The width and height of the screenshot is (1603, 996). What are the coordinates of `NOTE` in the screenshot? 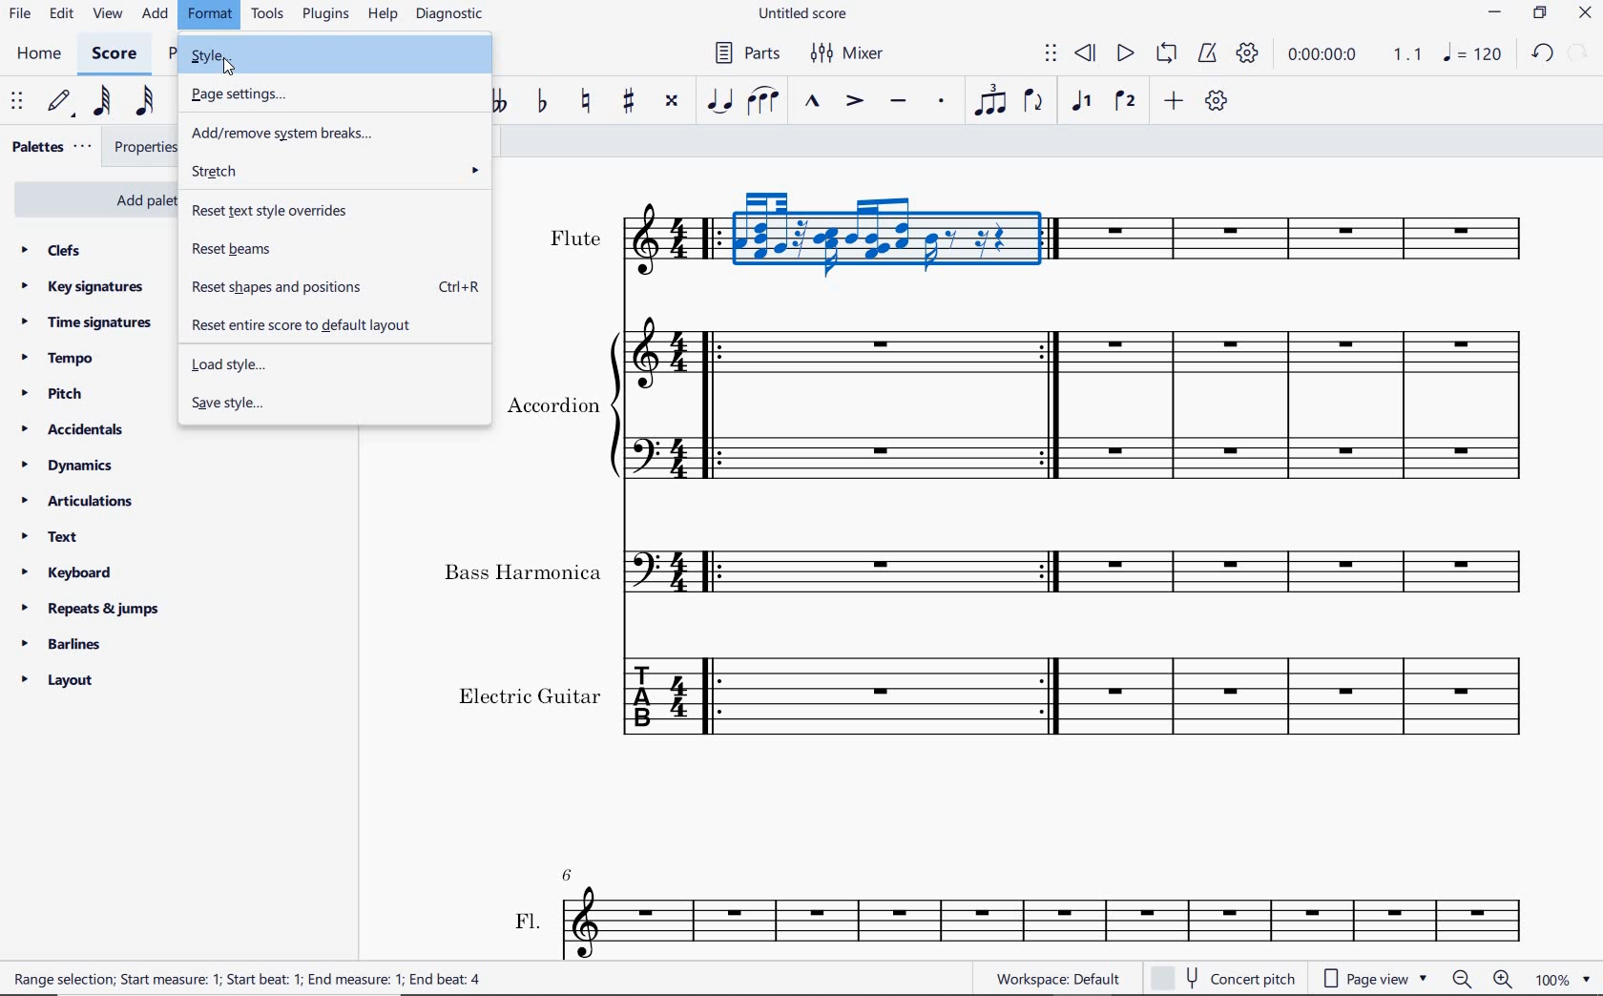 It's located at (1473, 52).